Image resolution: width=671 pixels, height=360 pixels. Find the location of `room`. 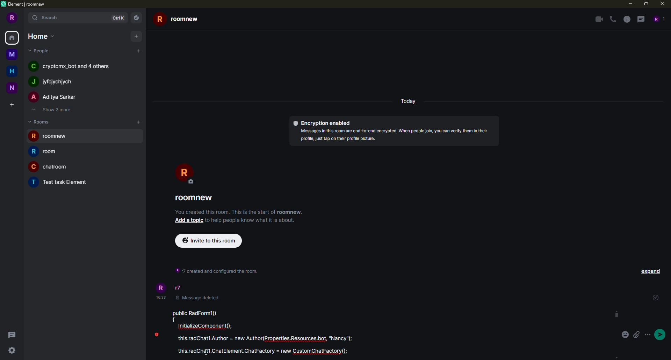

room is located at coordinates (49, 136).